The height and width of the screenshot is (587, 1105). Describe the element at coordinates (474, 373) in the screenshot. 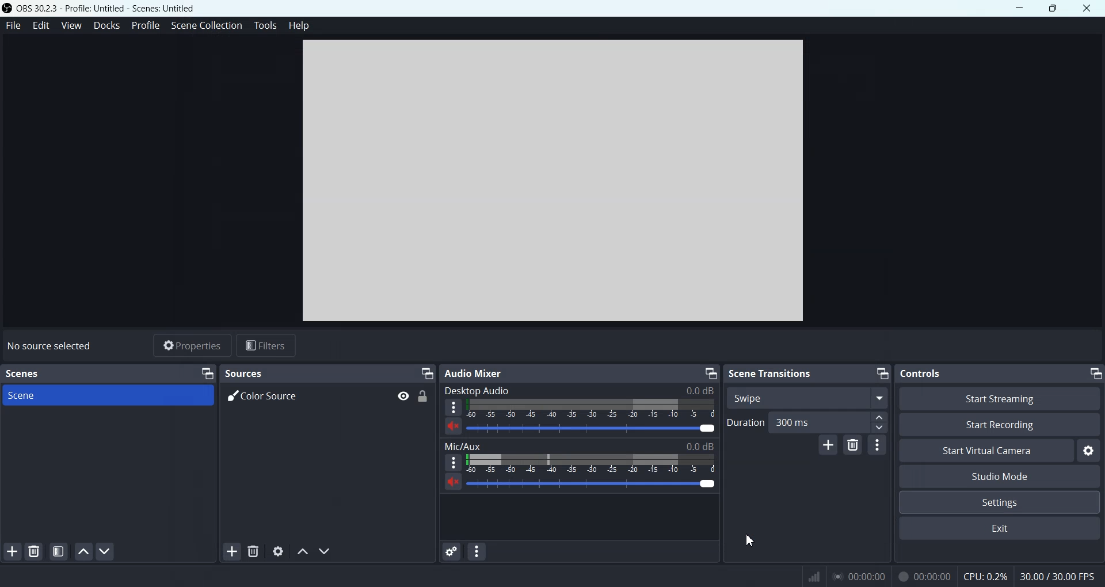

I see `Text` at that location.